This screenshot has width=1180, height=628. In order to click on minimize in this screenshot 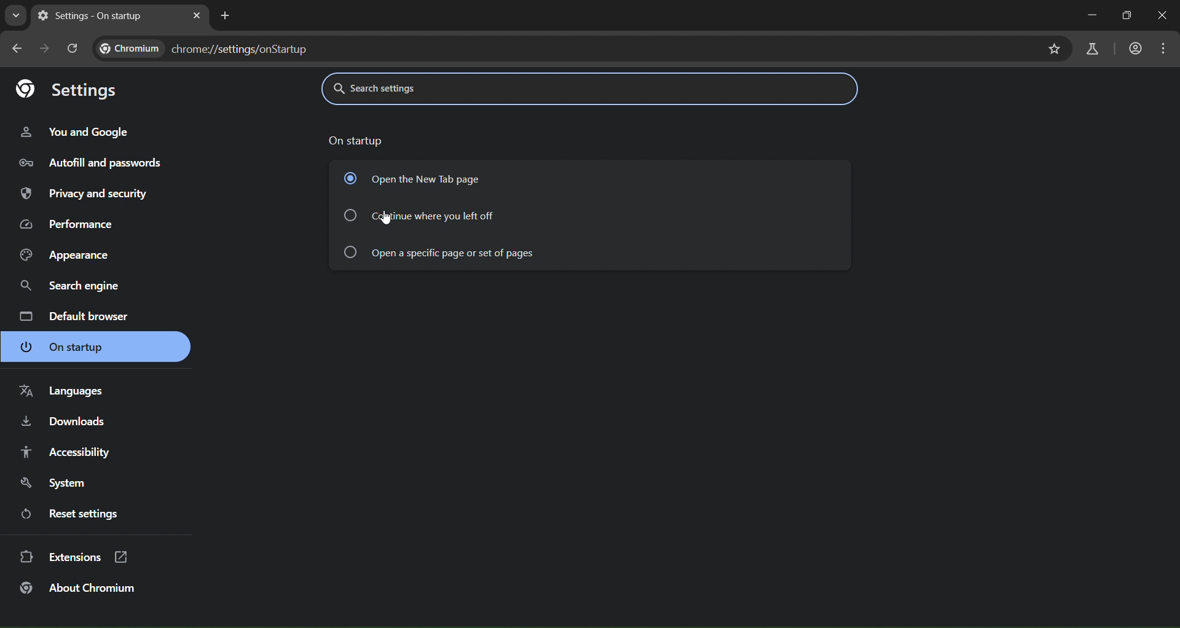, I will do `click(1091, 15)`.